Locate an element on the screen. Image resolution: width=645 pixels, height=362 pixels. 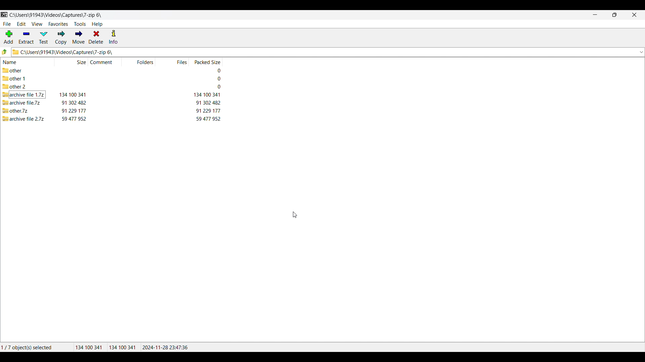
archive file 1.7z  is located at coordinates (23, 95).